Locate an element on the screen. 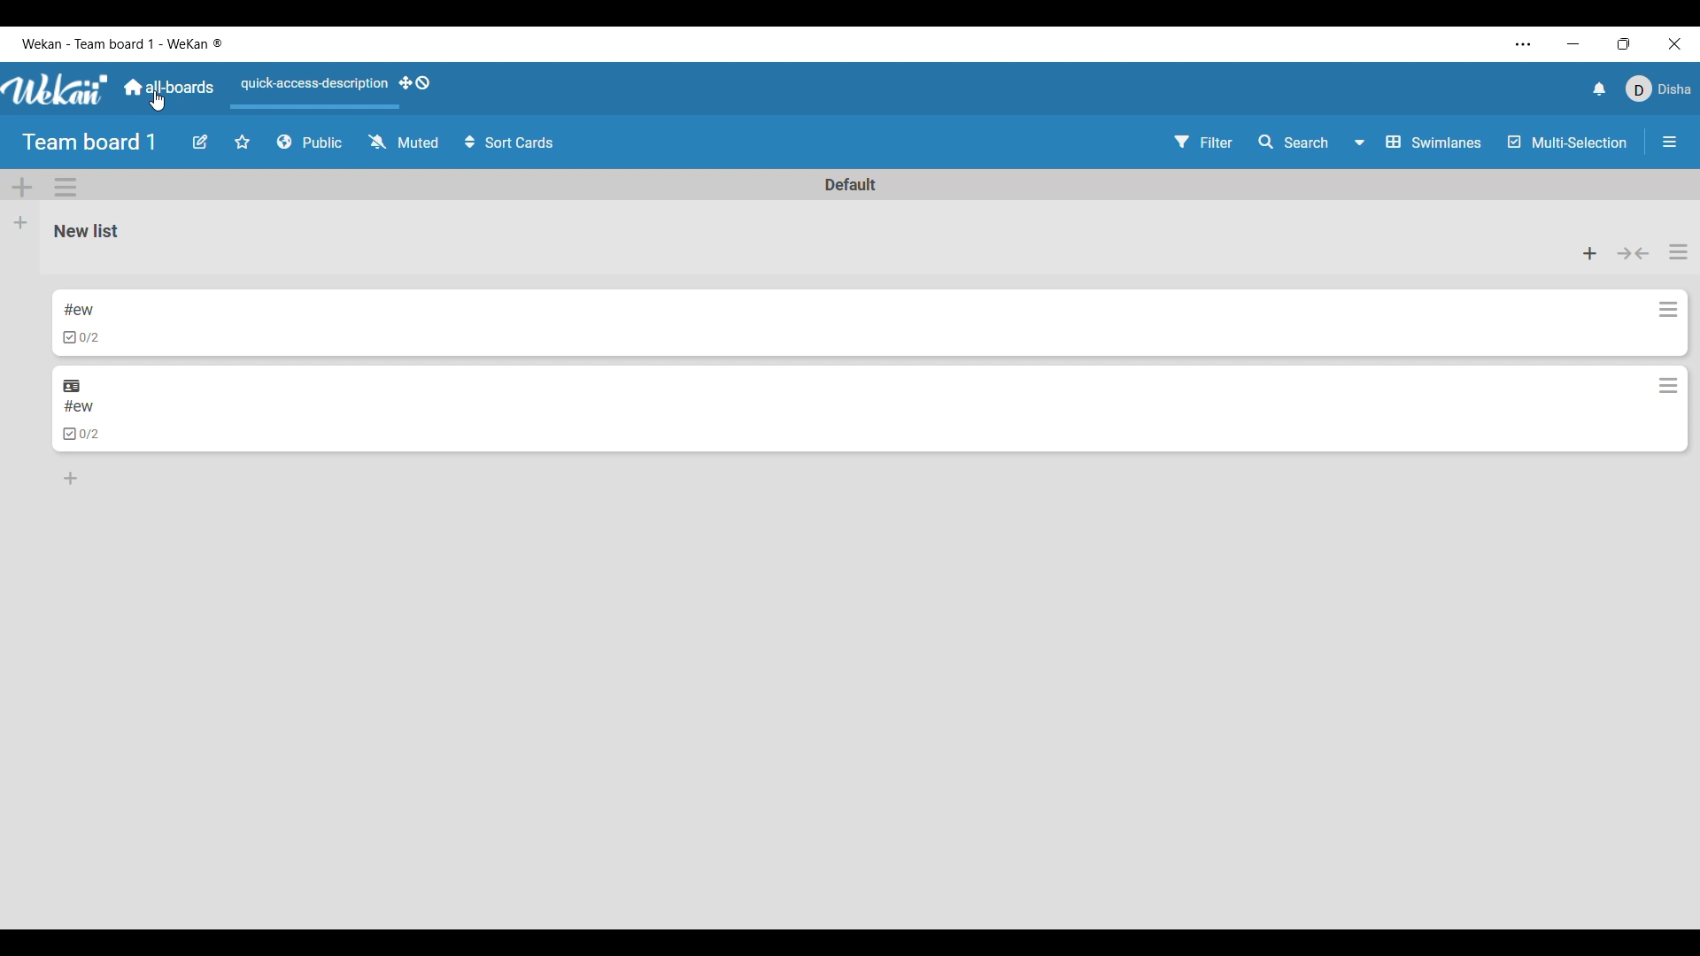 This screenshot has height=956, width=1700. More is located at coordinates (1668, 313).